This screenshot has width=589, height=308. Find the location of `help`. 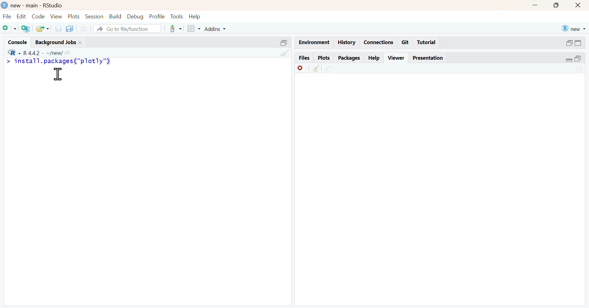

help is located at coordinates (196, 16).